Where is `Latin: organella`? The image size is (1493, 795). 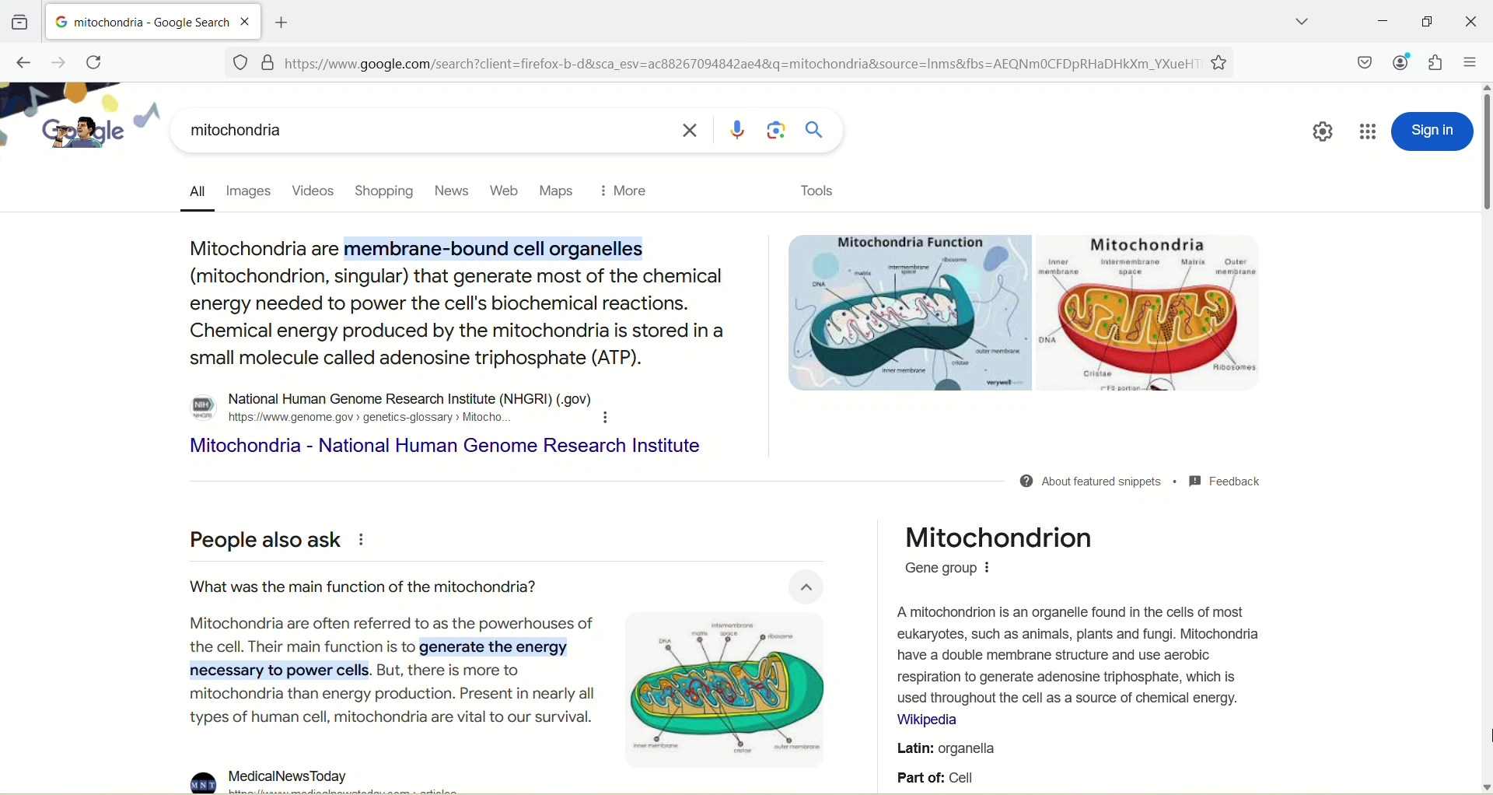 Latin: organella is located at coordinates (939, 749).